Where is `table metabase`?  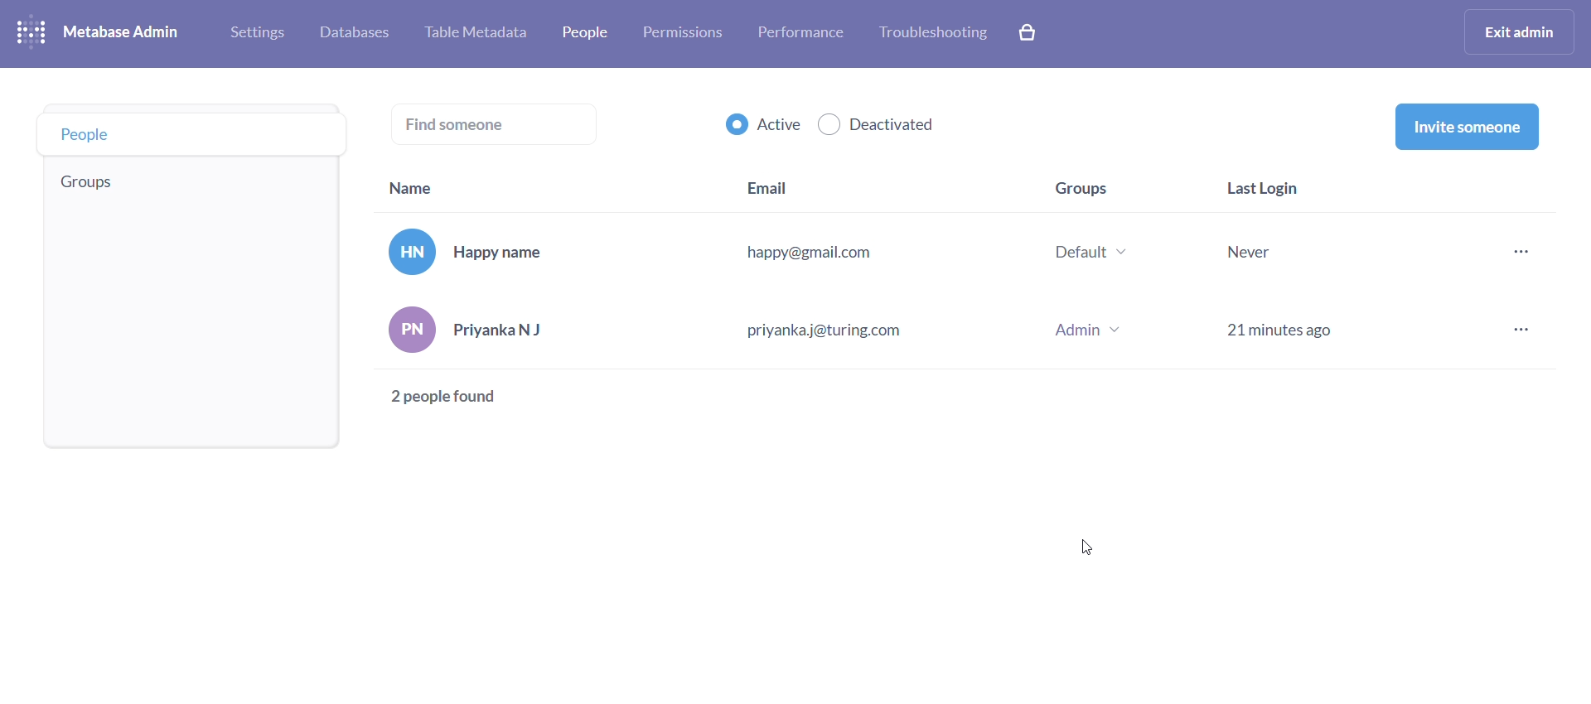 table metabase is located at coordinates (475, 33).